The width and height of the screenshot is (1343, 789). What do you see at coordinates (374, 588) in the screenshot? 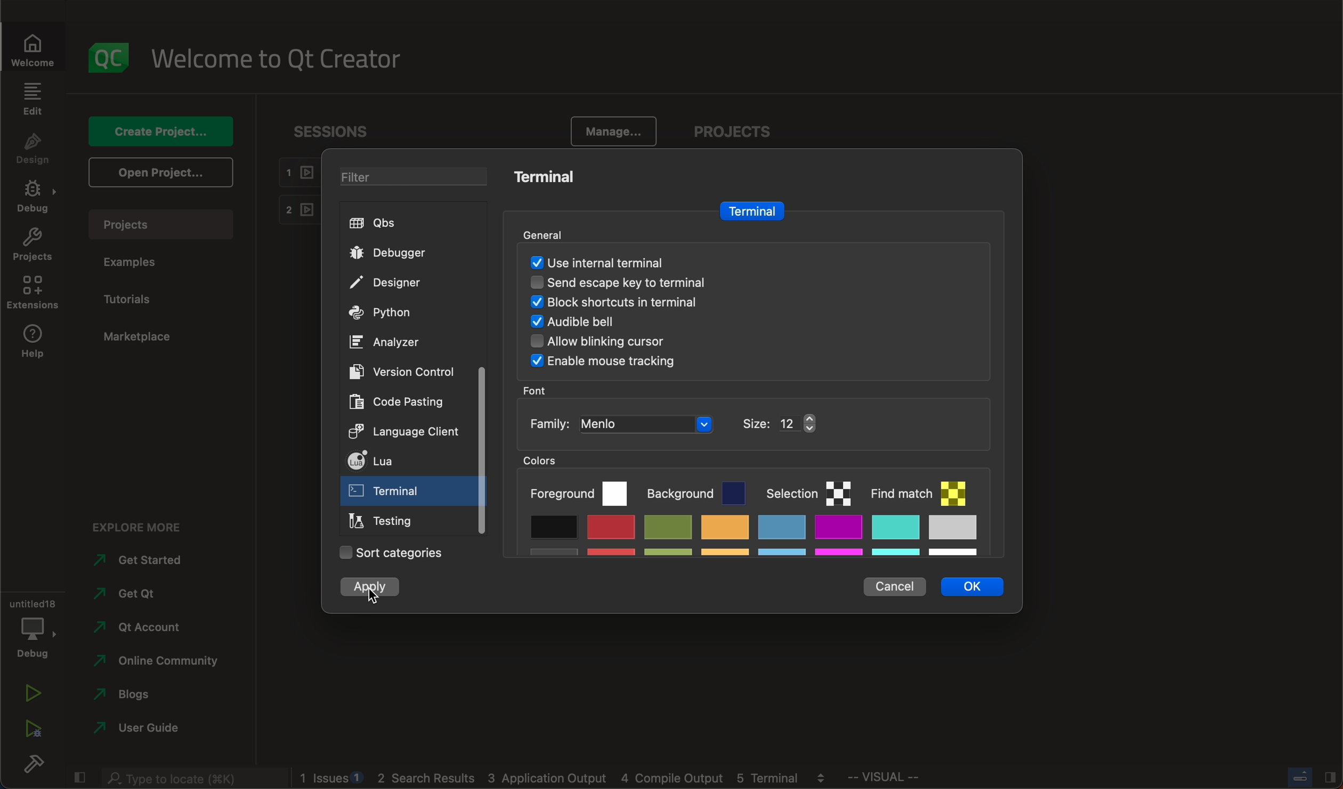
I see `click to apply changes` at bounding box center [374, 588].